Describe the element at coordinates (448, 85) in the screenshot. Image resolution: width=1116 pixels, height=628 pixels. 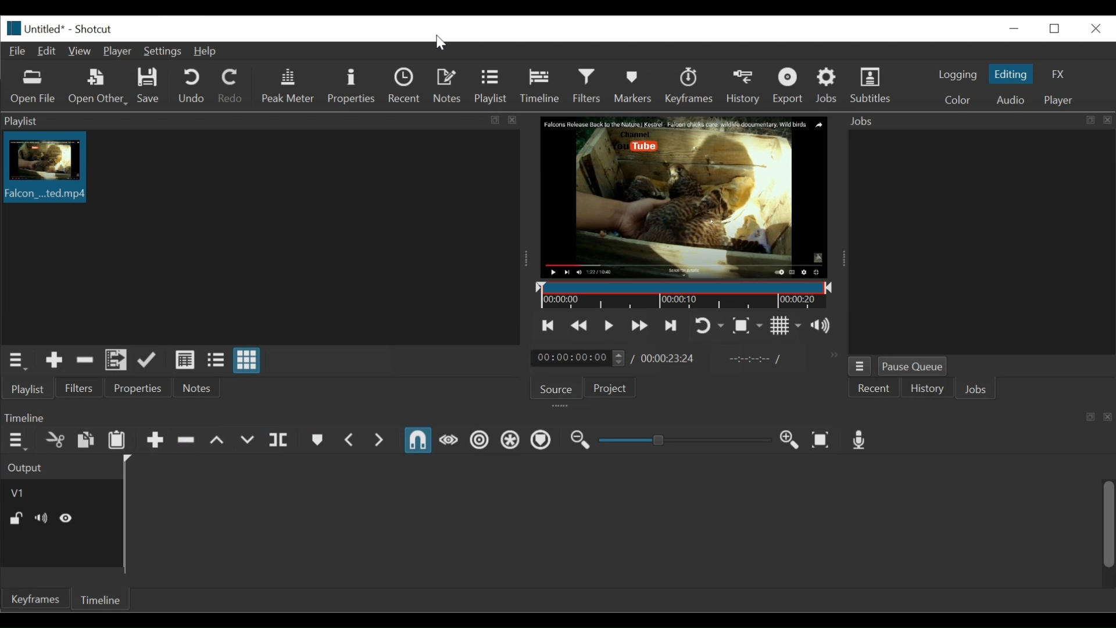
I see `Notes` at that location.